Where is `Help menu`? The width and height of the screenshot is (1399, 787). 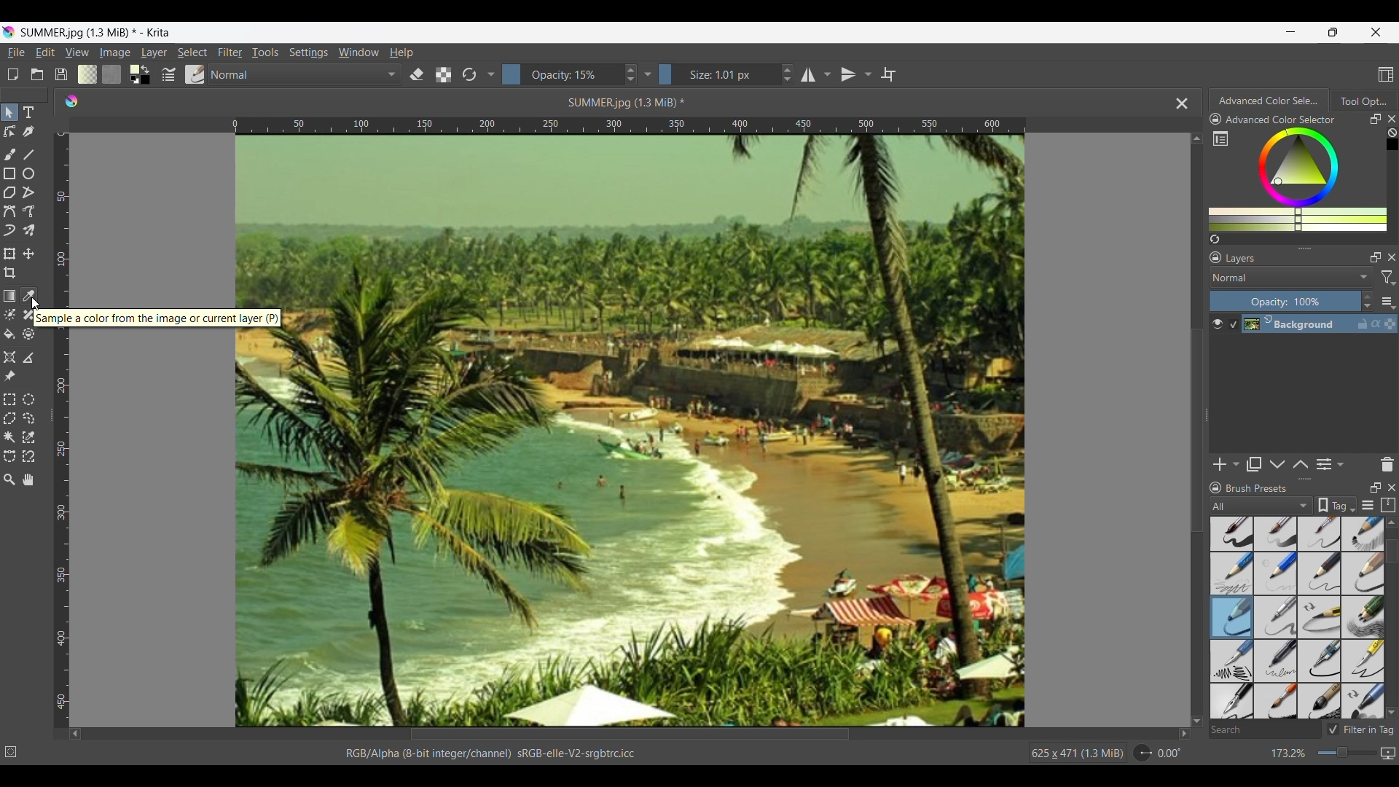
Help menu is located at coordinates (401, 52).